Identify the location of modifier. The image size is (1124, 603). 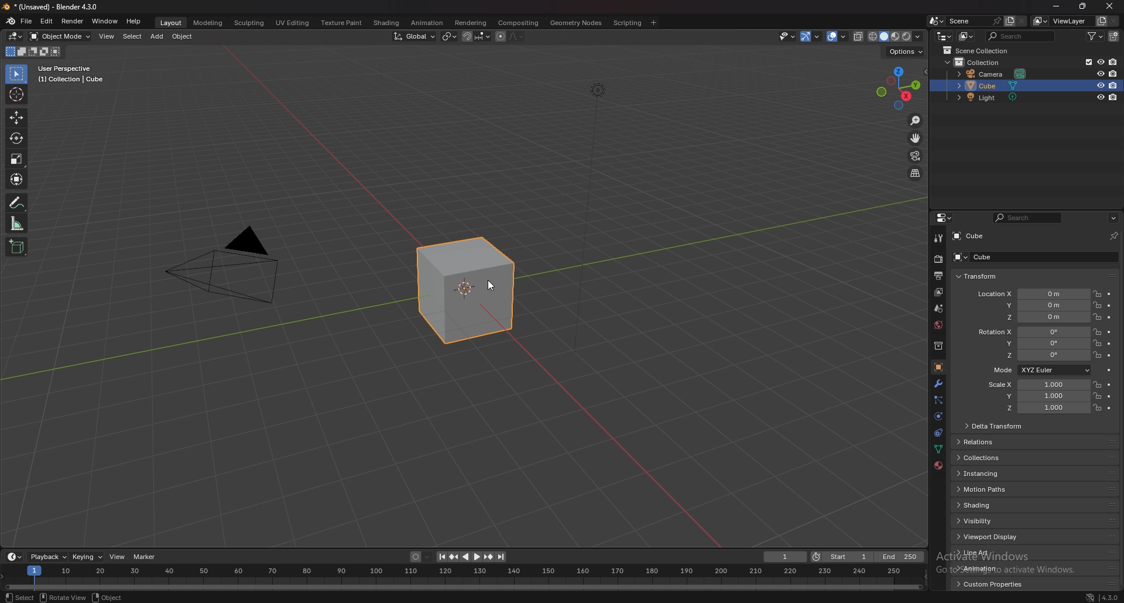
(938, 383).